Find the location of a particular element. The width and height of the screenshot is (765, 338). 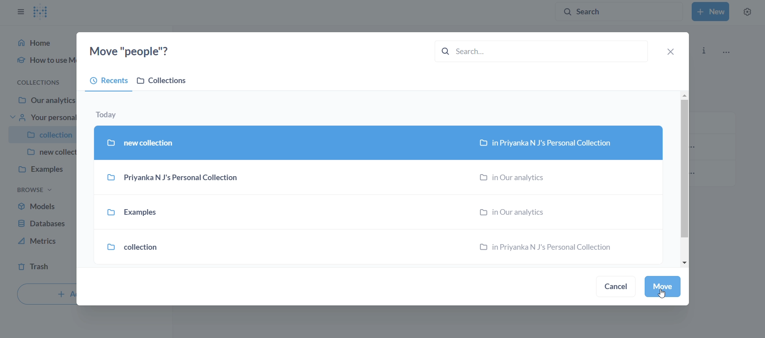

Cursor is located at coordinates (663, 295).